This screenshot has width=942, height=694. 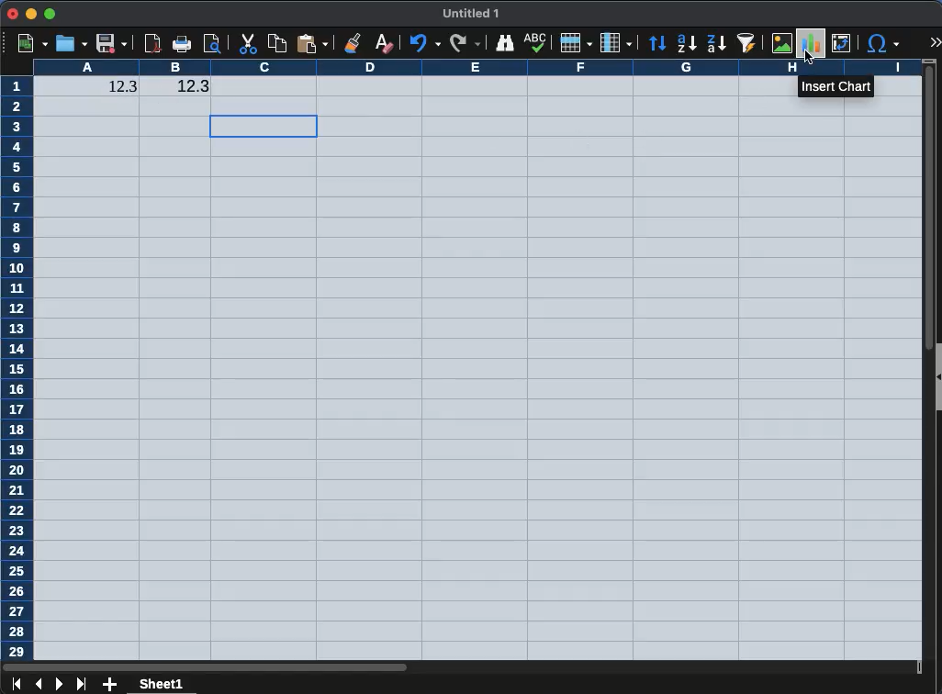 What do you see at coordinates (179, 86) in the screenshot?
I see `12.3` at bounding box center [179, 86].